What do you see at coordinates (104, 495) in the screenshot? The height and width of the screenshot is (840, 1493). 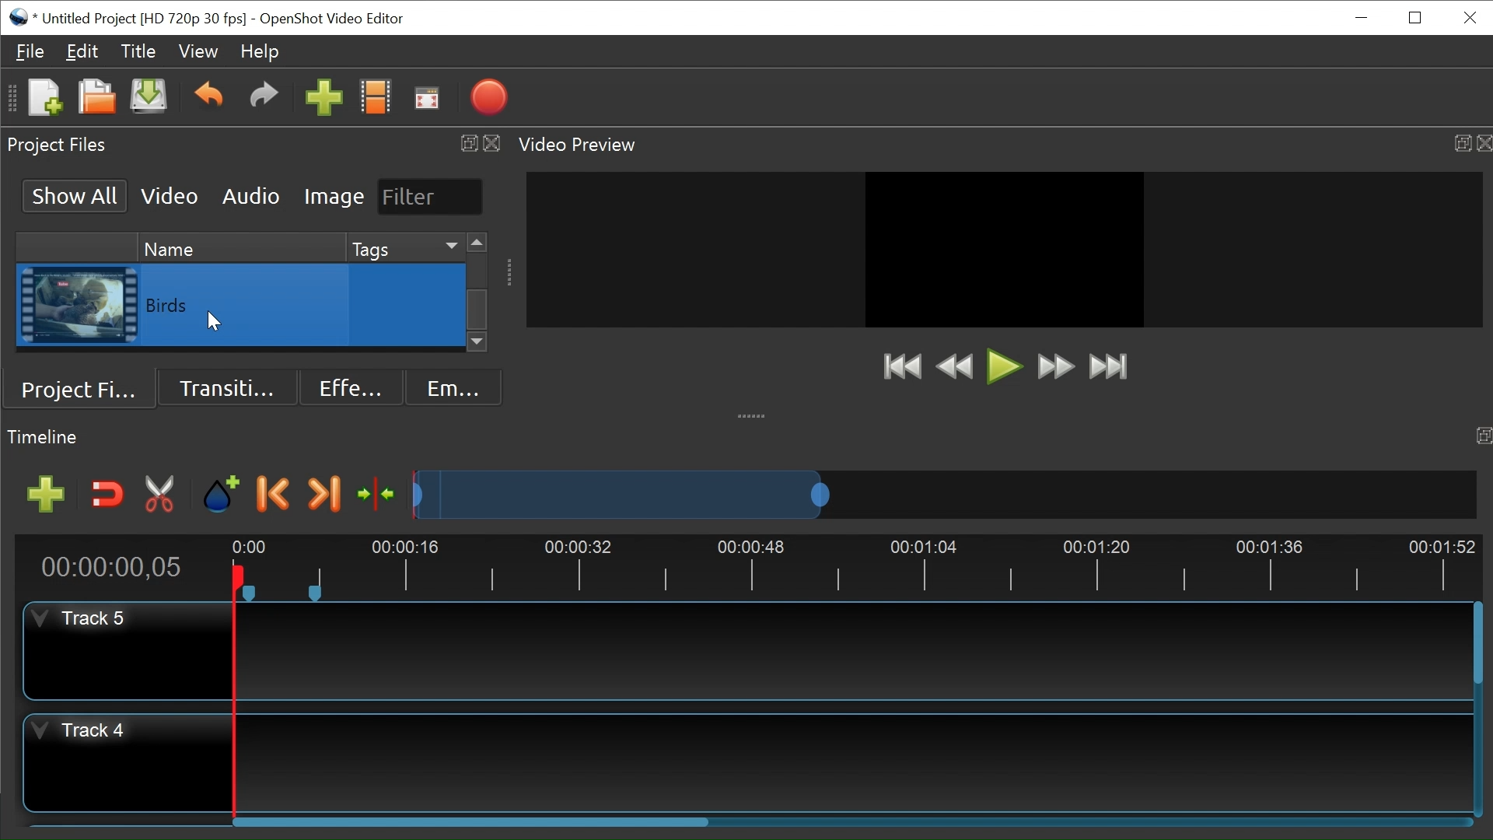 I see `Snap` at bounding box center [104, 495].